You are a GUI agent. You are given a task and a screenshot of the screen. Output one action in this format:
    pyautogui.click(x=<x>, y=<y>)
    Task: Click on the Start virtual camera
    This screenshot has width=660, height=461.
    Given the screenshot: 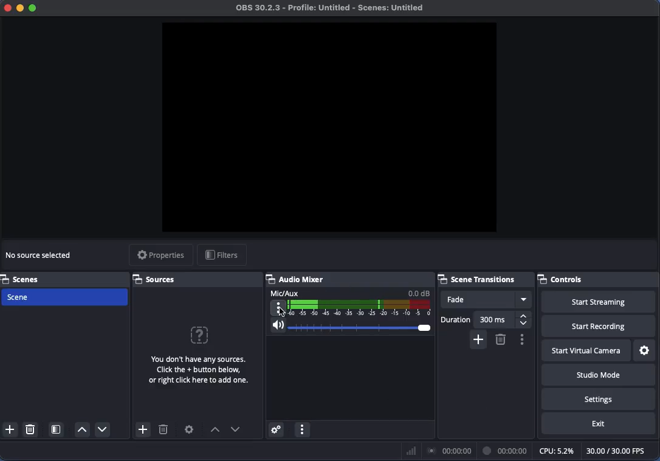 What is the action you would take?
    pyautogui.click(x=587, y=352)
    